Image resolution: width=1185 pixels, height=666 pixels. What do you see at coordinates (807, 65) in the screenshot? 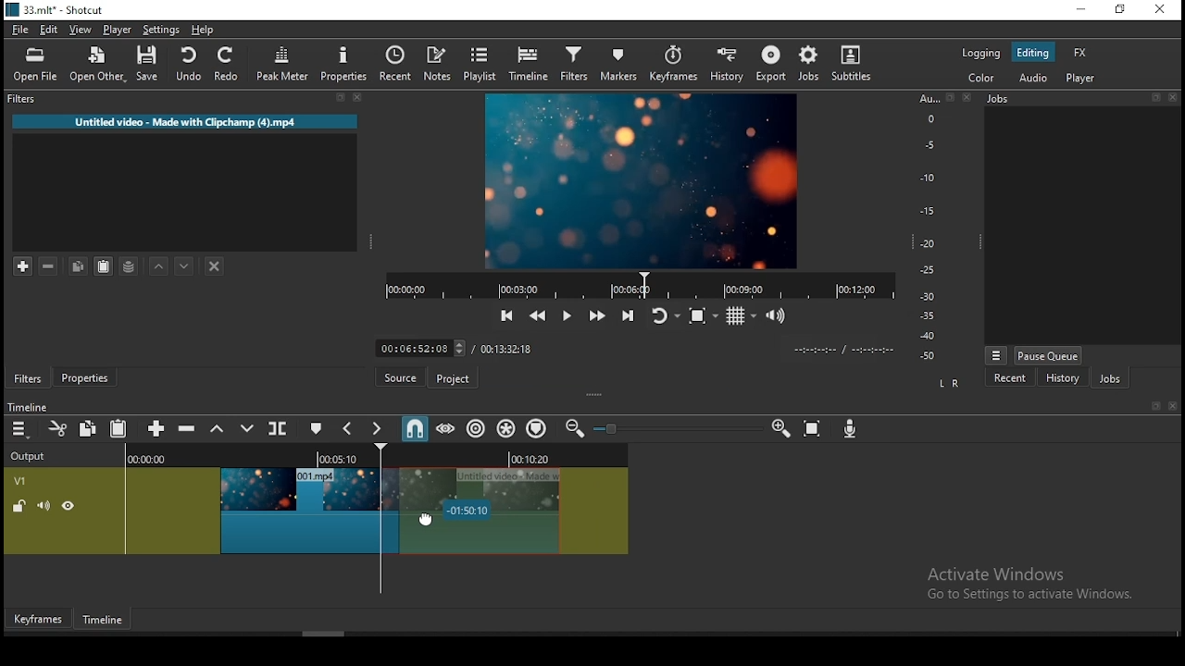
I see `jobs` at bounding box center [807, 65].